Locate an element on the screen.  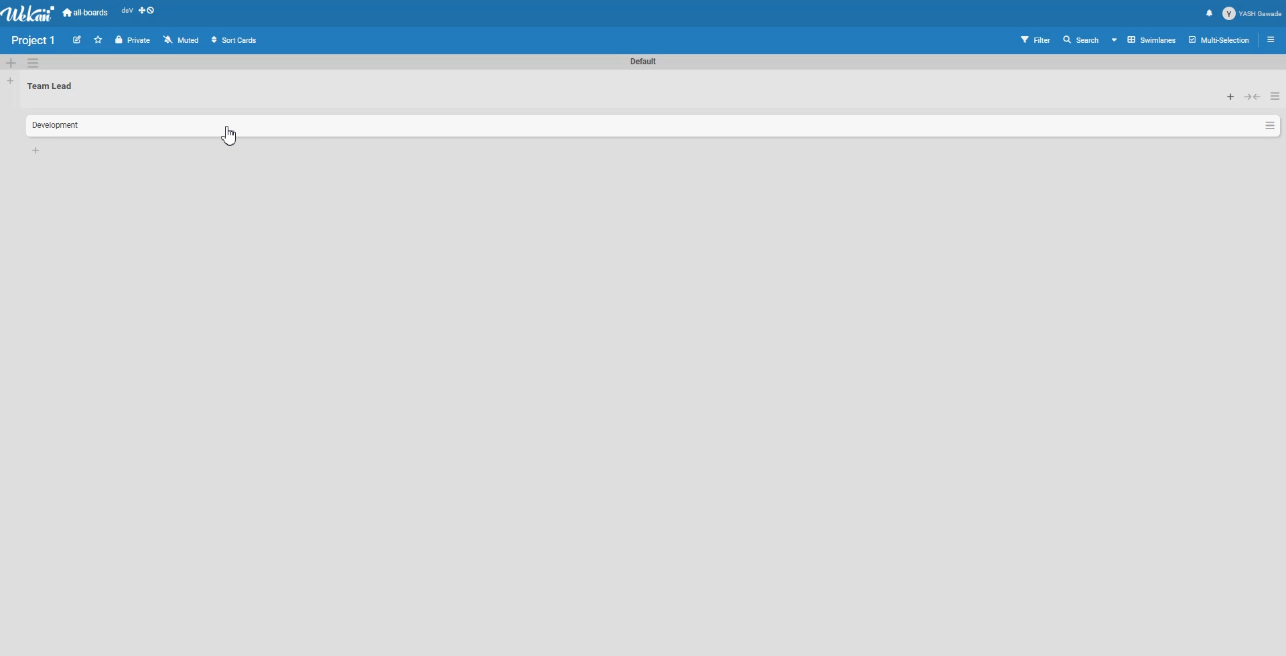
Card Action is located at coordinates (1271, 125).